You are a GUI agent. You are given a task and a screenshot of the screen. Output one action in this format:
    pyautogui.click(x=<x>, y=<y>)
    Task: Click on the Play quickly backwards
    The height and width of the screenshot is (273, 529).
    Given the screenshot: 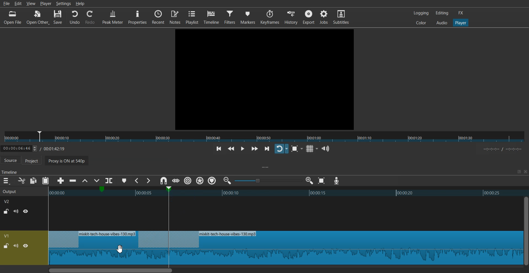 What is the action you would take?
    pyautogui.click(x=231, y=149)
    